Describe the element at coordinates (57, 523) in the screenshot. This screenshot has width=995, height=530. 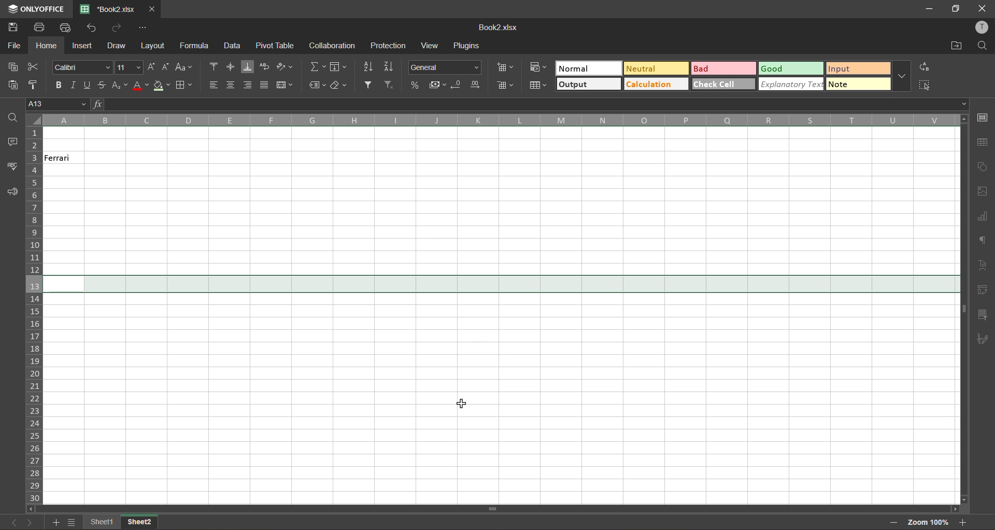
I see `add sheet` at that location.